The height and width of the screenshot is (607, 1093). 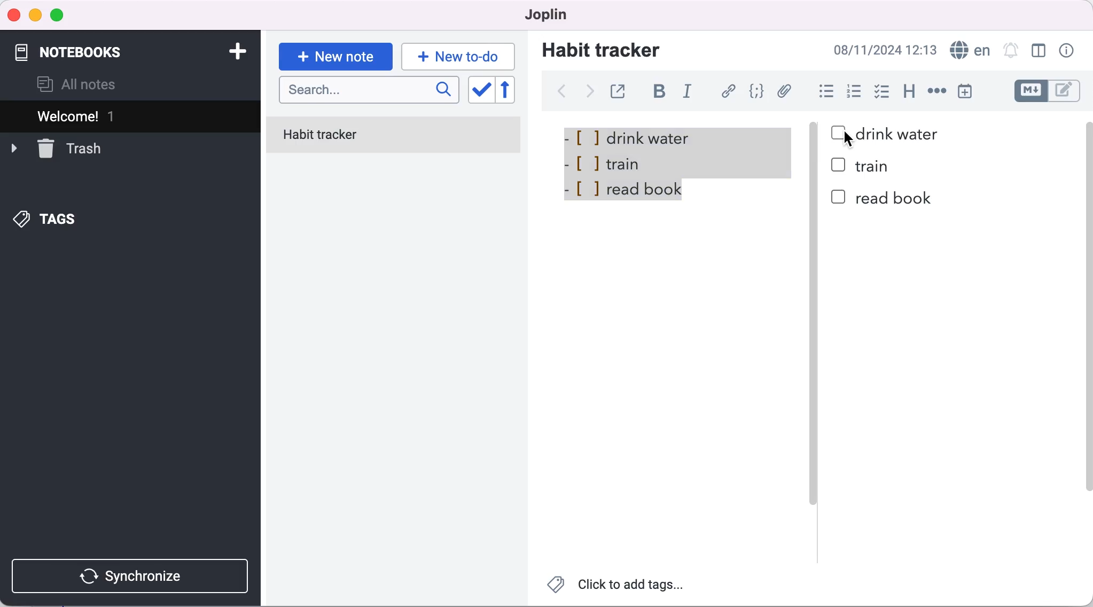 What do you see at coordinates (836, 131) in the screenshot?
I see `check box 1` at bounding box center [836, 131].